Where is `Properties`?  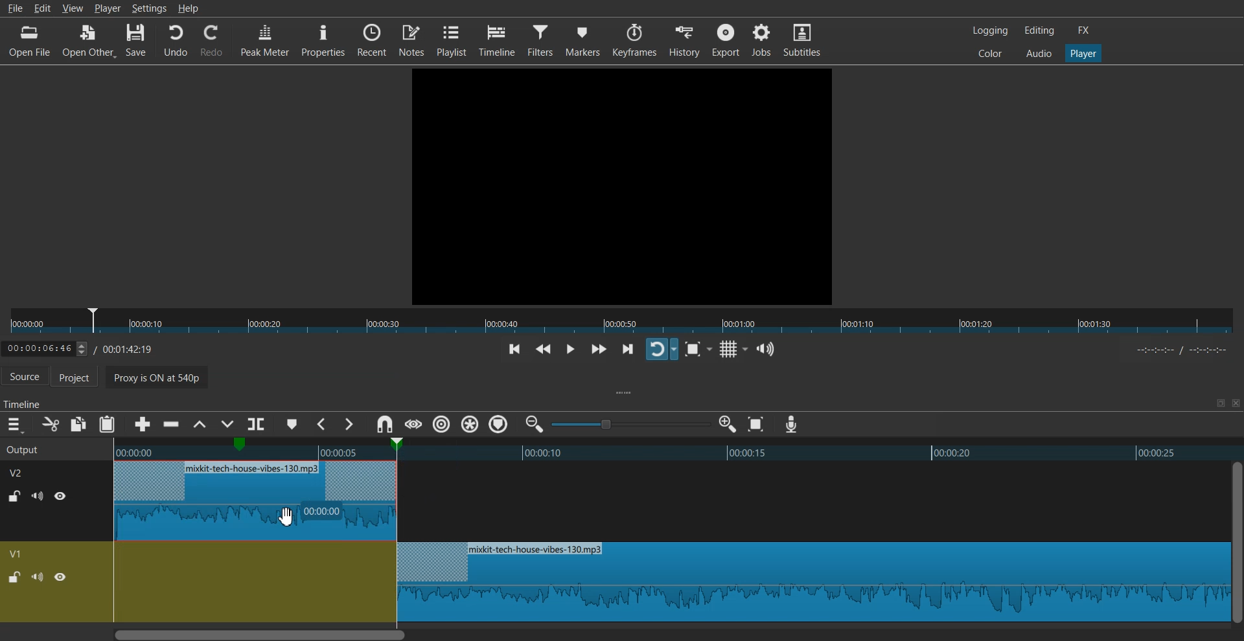 Properties is located at coordinates (323, 39).